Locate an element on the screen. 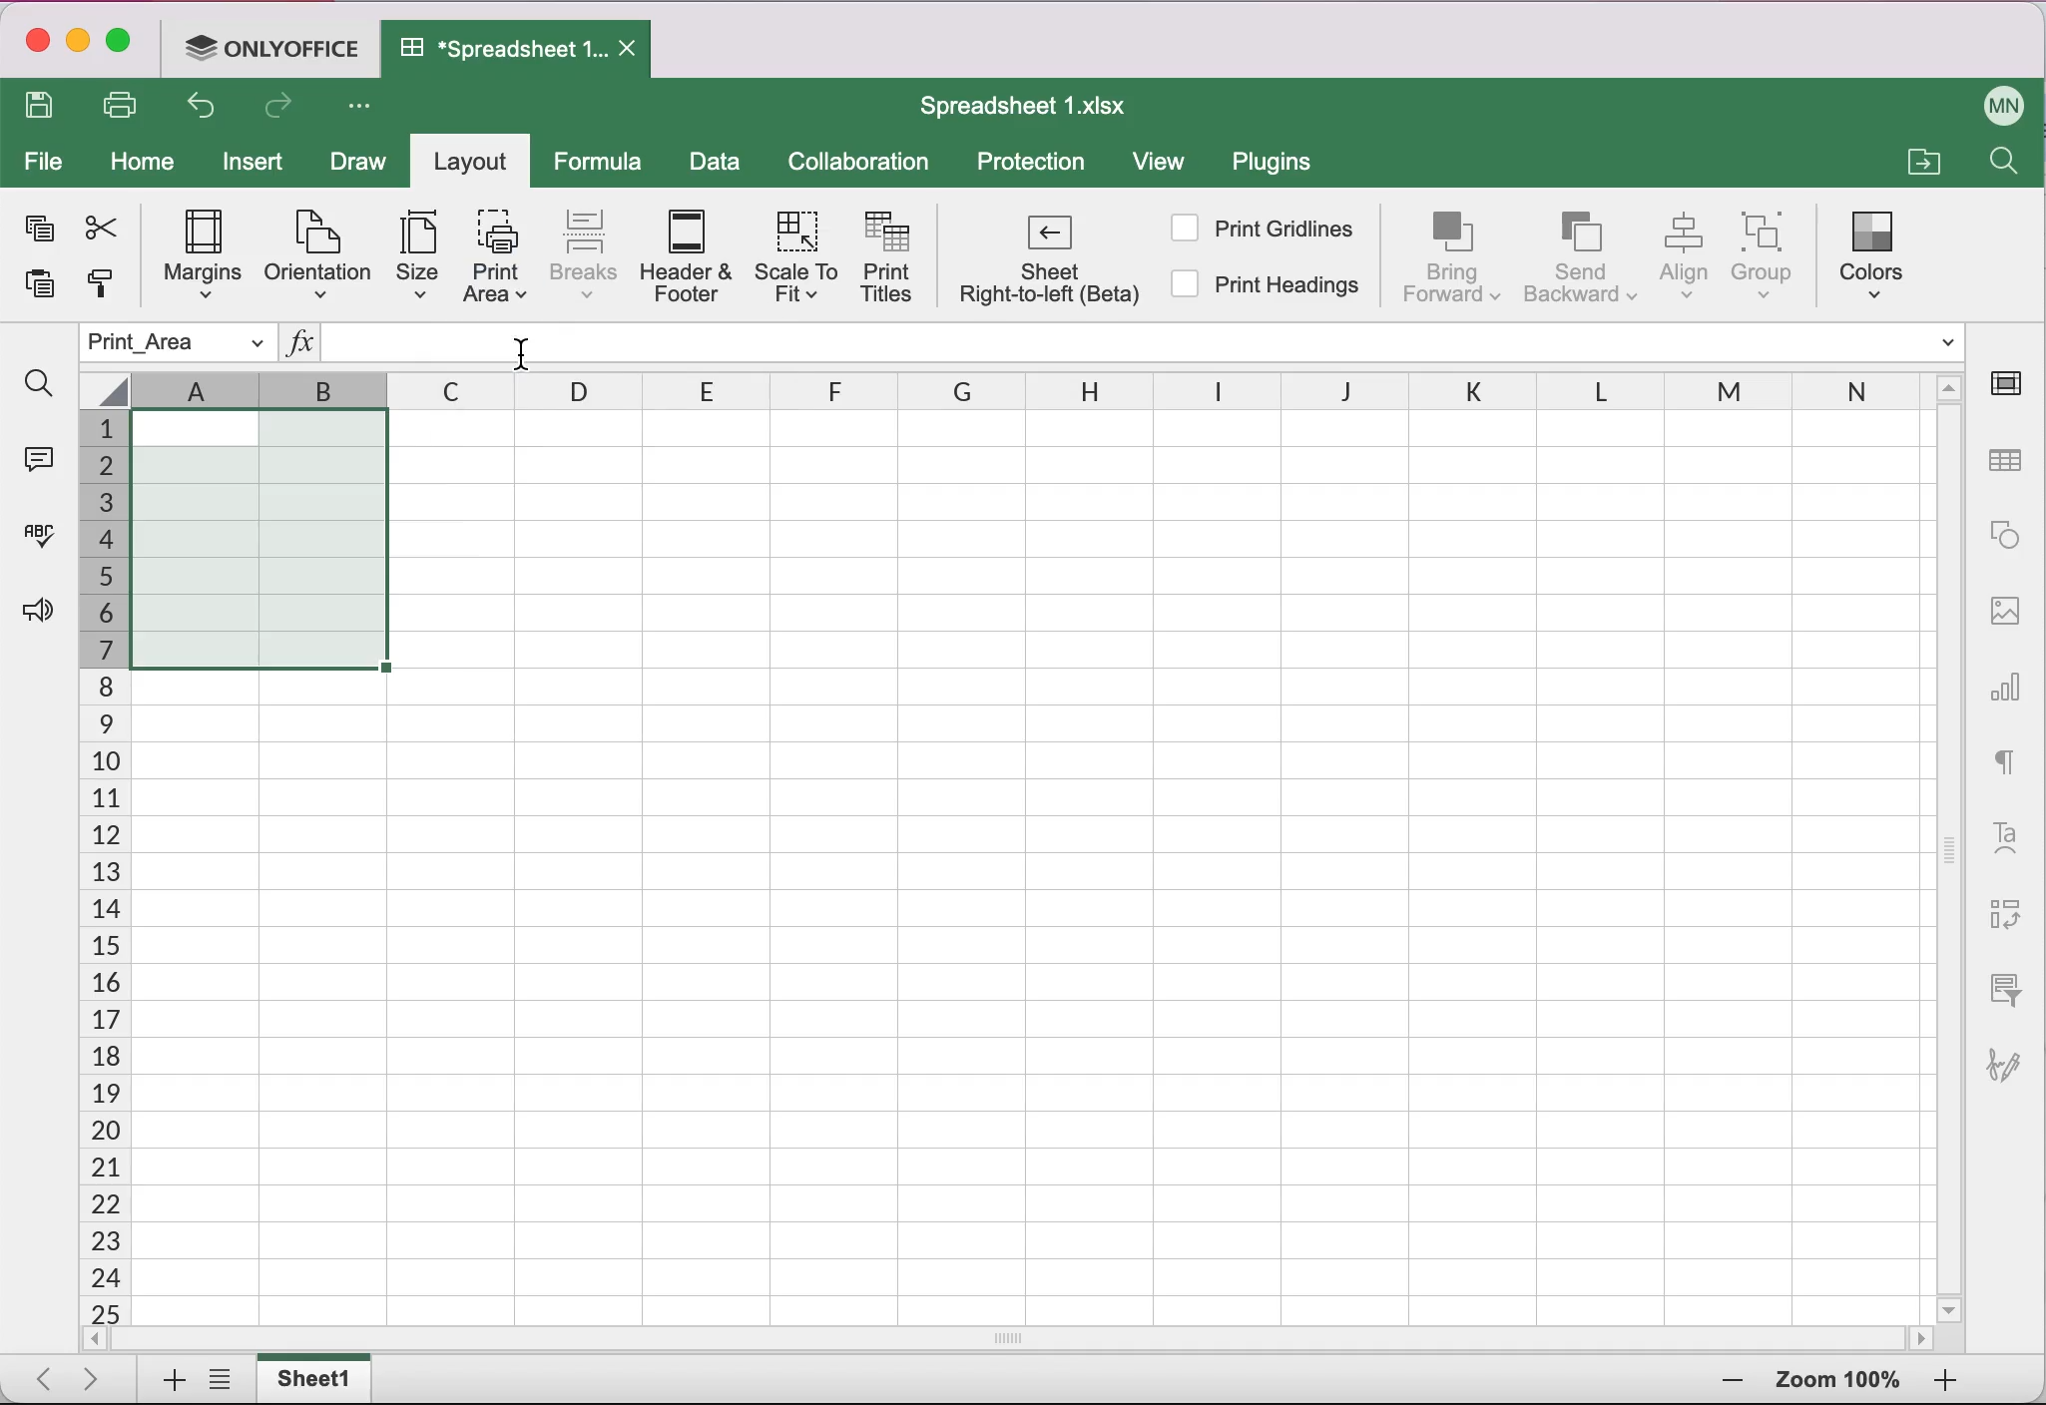 The width and height of the screenshot is (2046, 1405). columns is located at coordinates (1033, 389).